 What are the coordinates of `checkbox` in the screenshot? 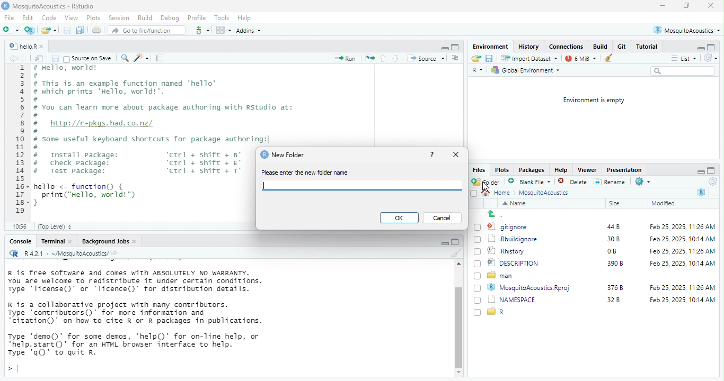 It's located at (479, 301).